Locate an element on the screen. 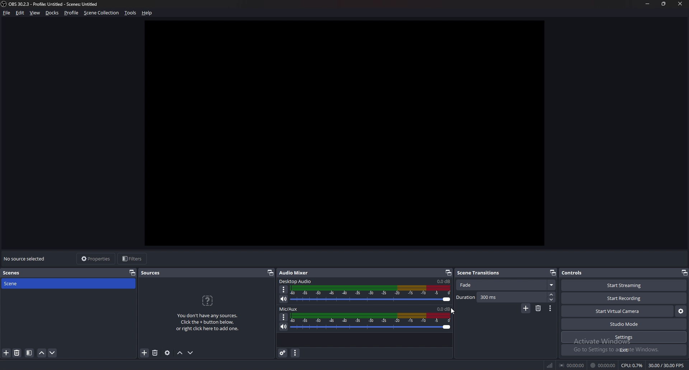 The width and height of the screenshot is (689, 370). pop out is located at coordinates (270, 272).